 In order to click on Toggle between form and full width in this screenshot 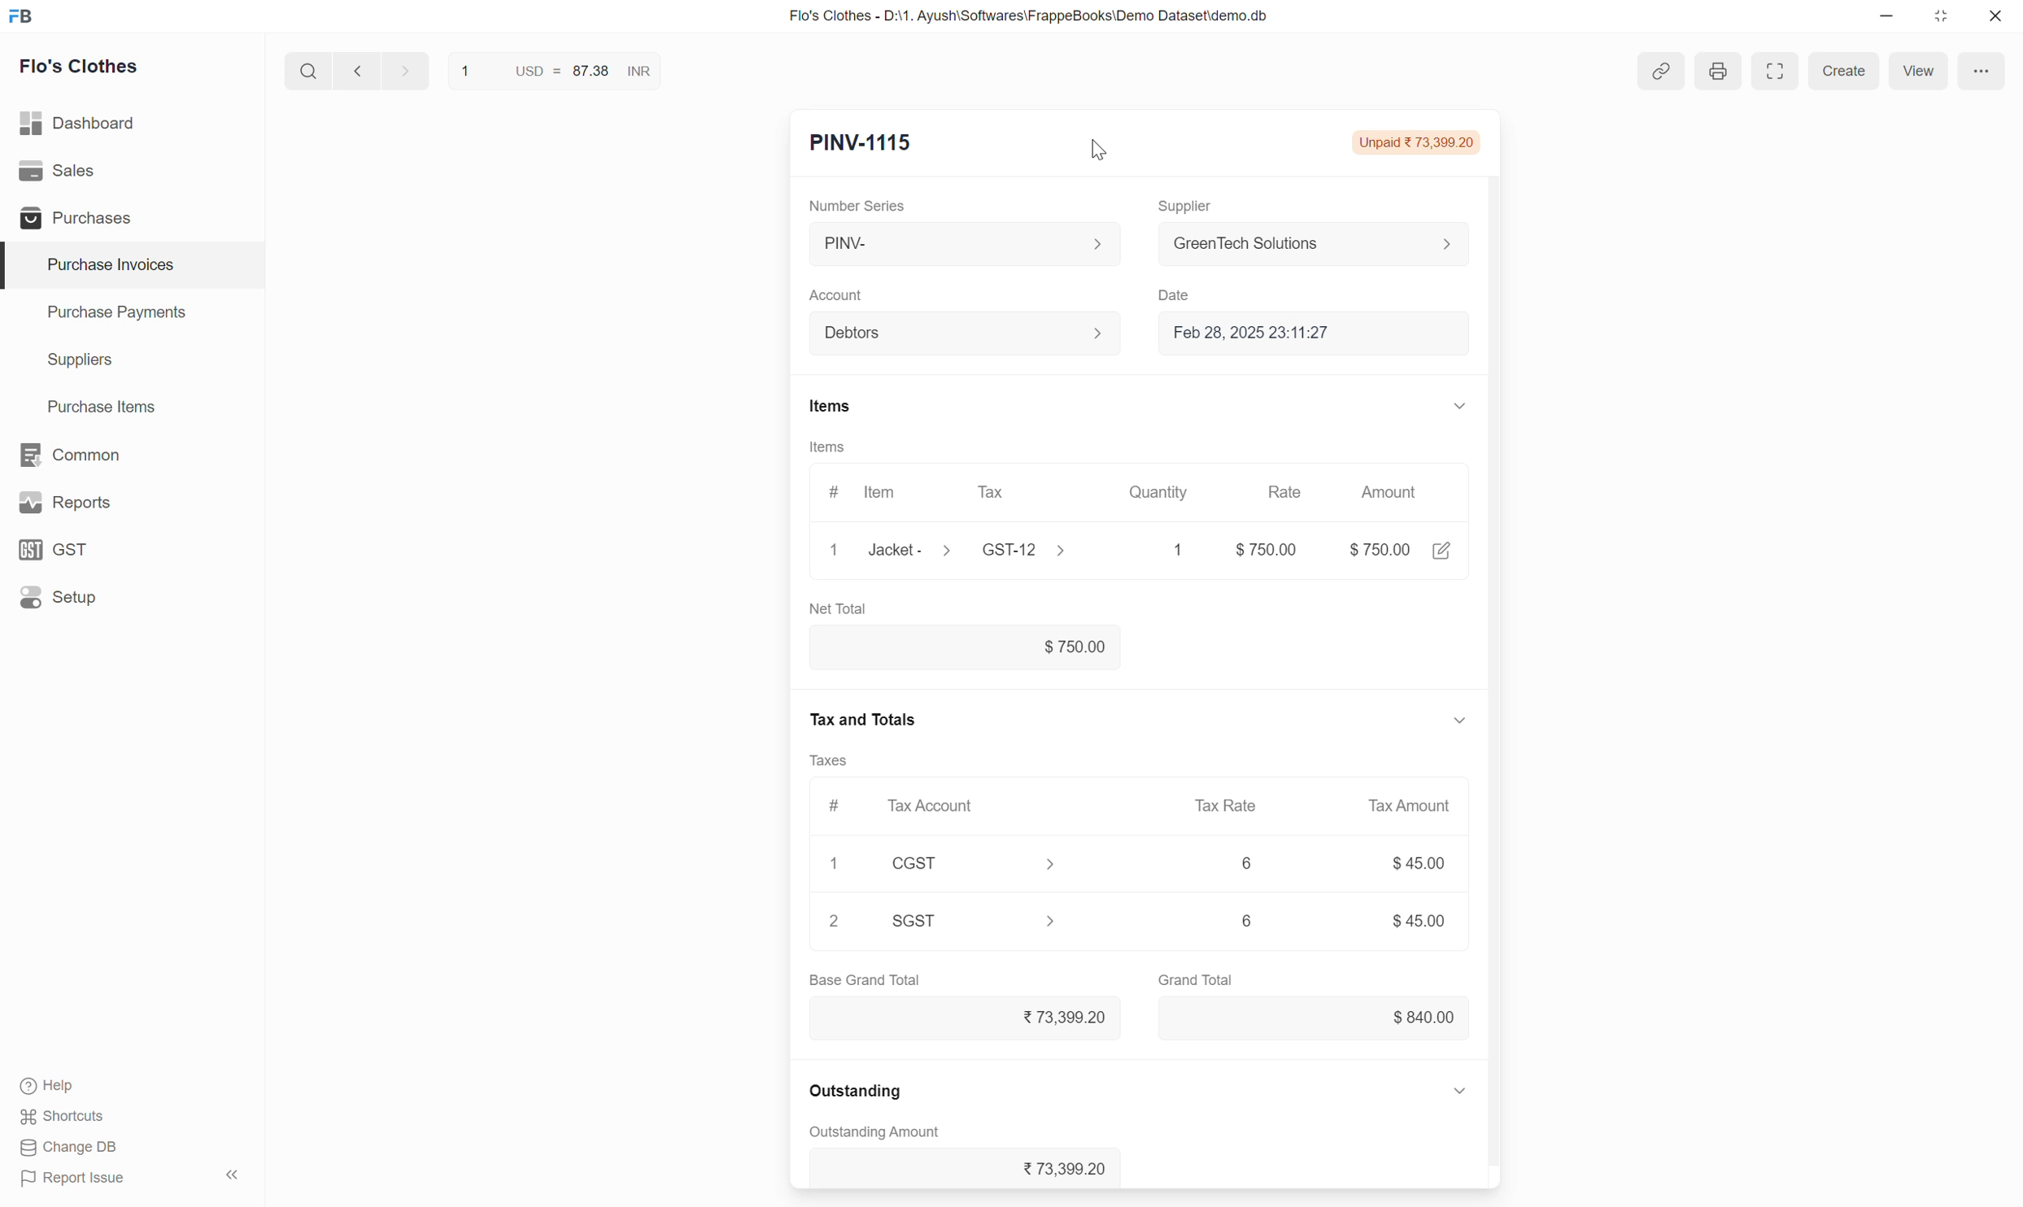, I will do `click(1774, 71)`.